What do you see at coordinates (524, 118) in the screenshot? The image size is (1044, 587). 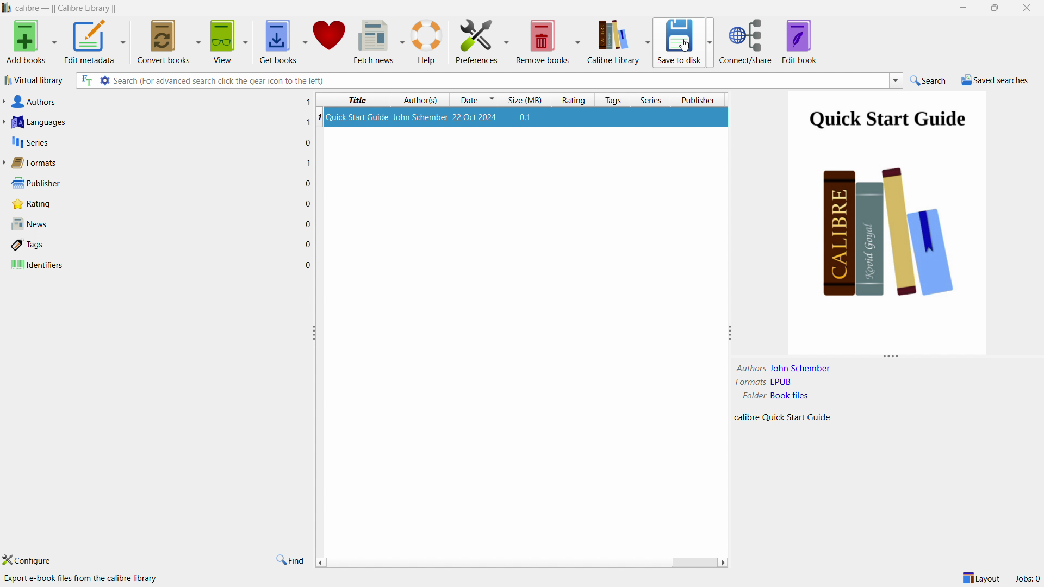 I see `1 Quick Start Guide John Schember 22 Oct 2024 0.1 ` at bounding box center [524, 118].